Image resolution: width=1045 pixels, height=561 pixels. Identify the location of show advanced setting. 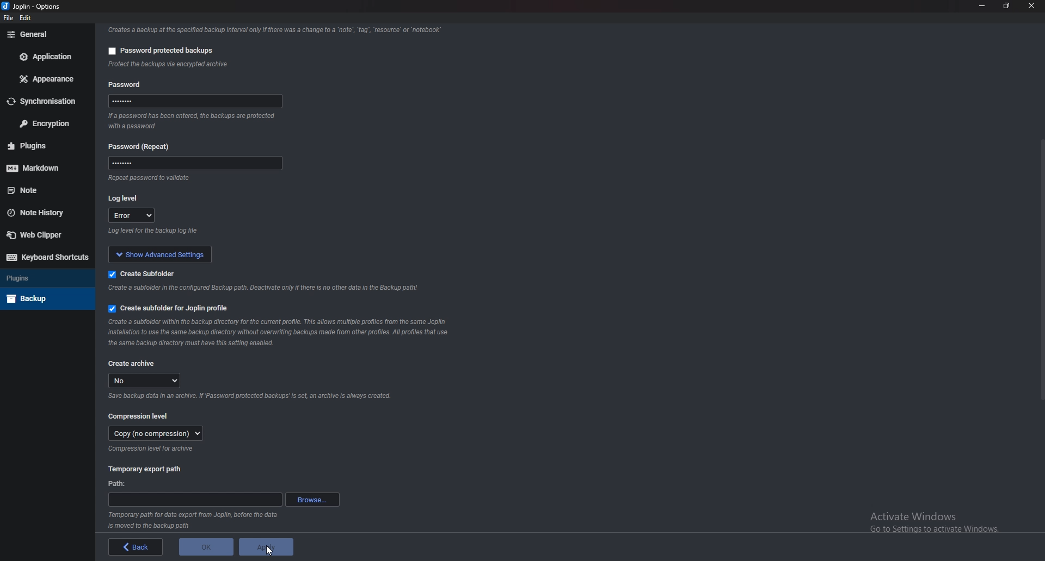
(168, 254).